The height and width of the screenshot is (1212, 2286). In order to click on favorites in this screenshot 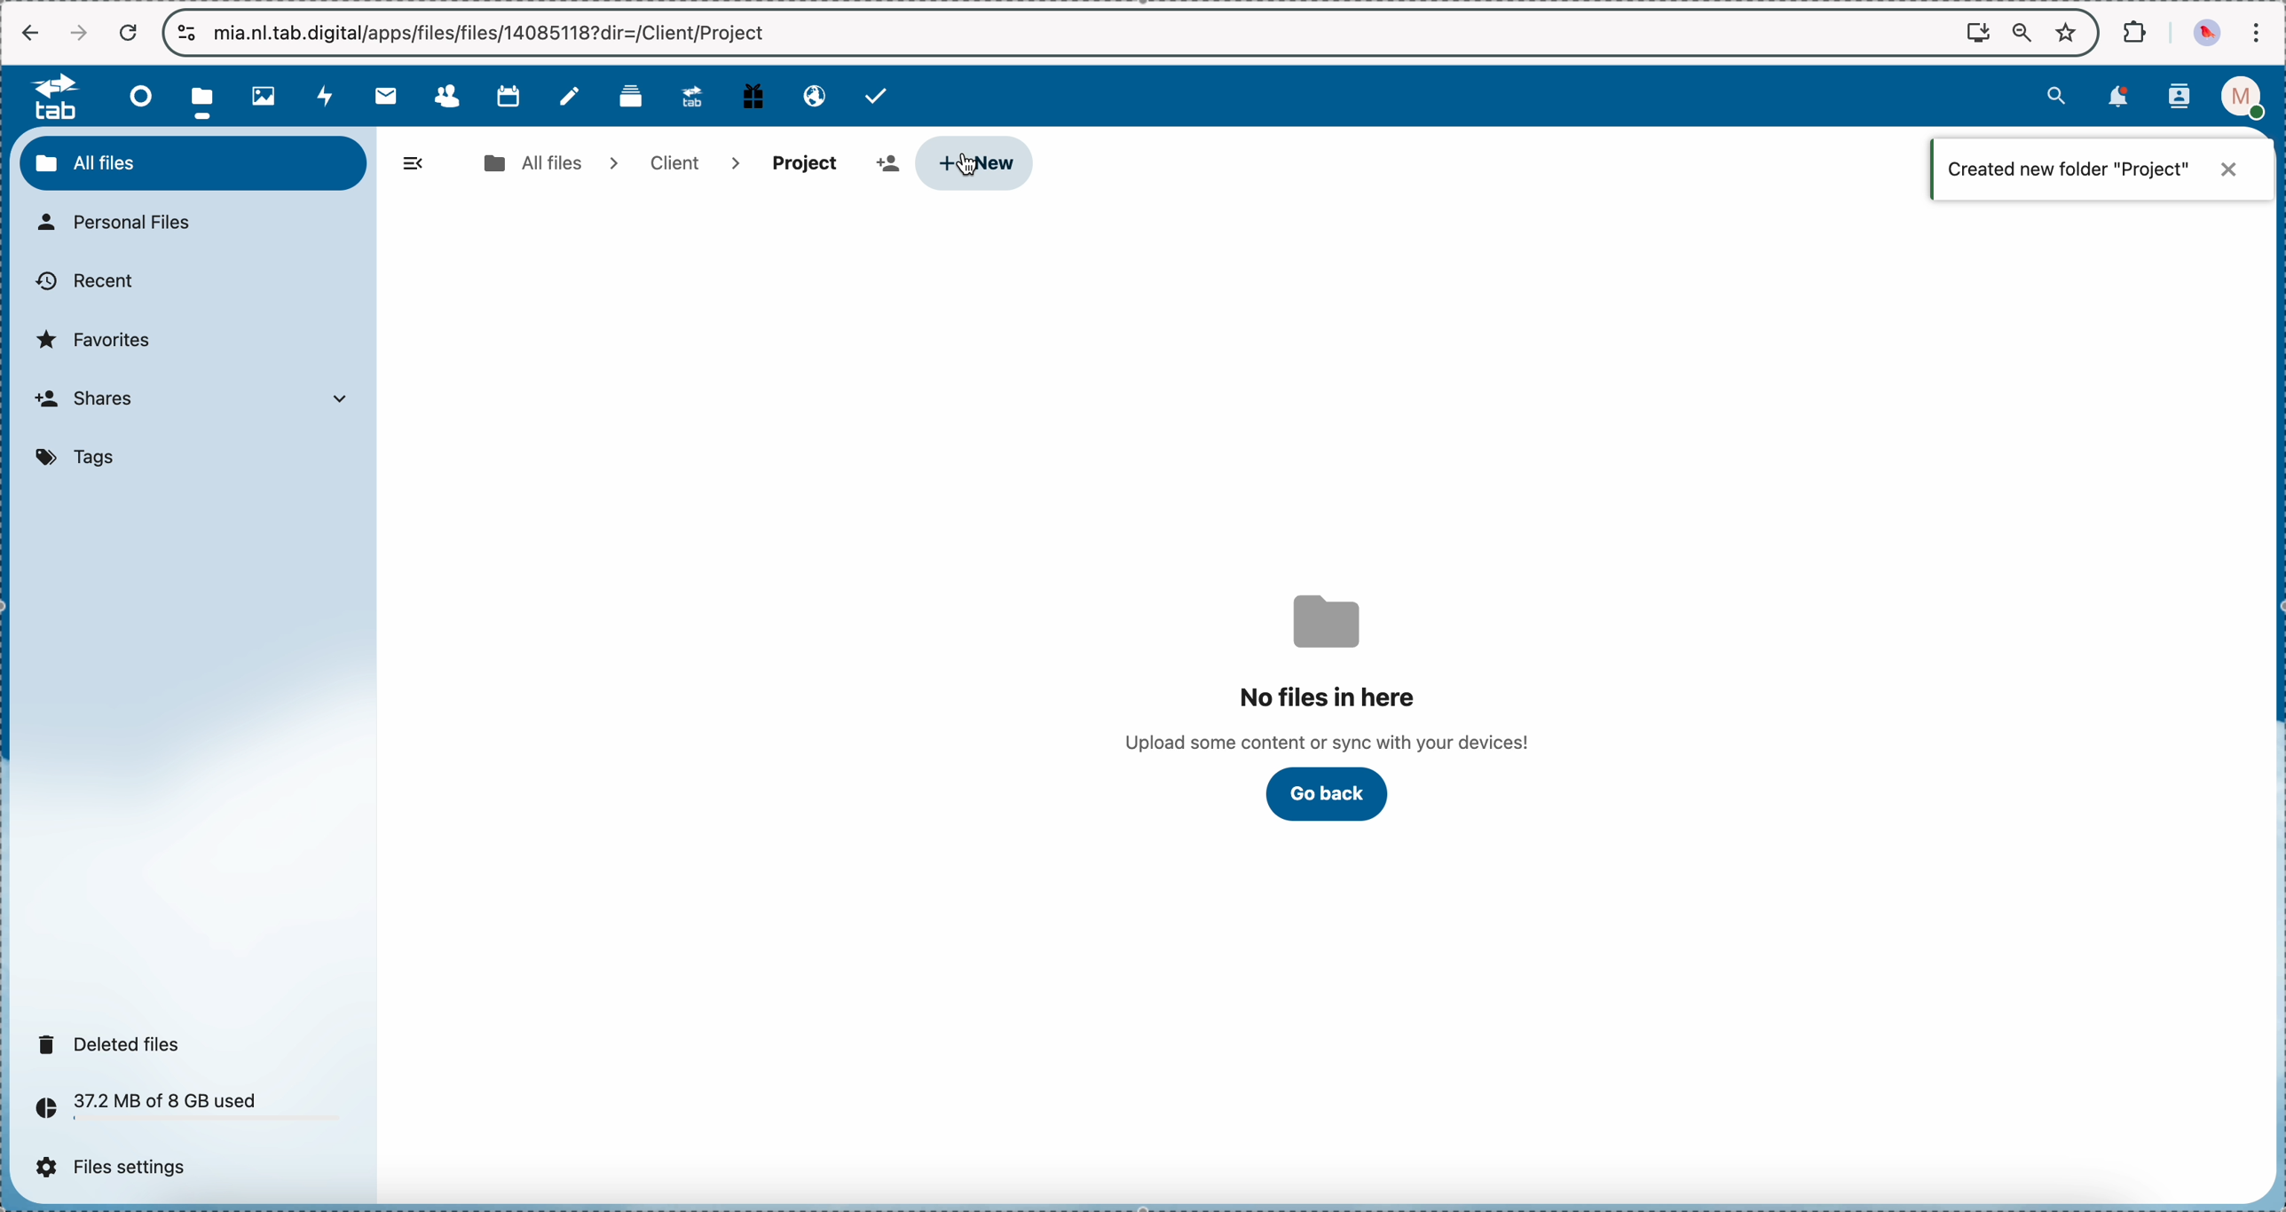, I will do `click(99, 339)`.